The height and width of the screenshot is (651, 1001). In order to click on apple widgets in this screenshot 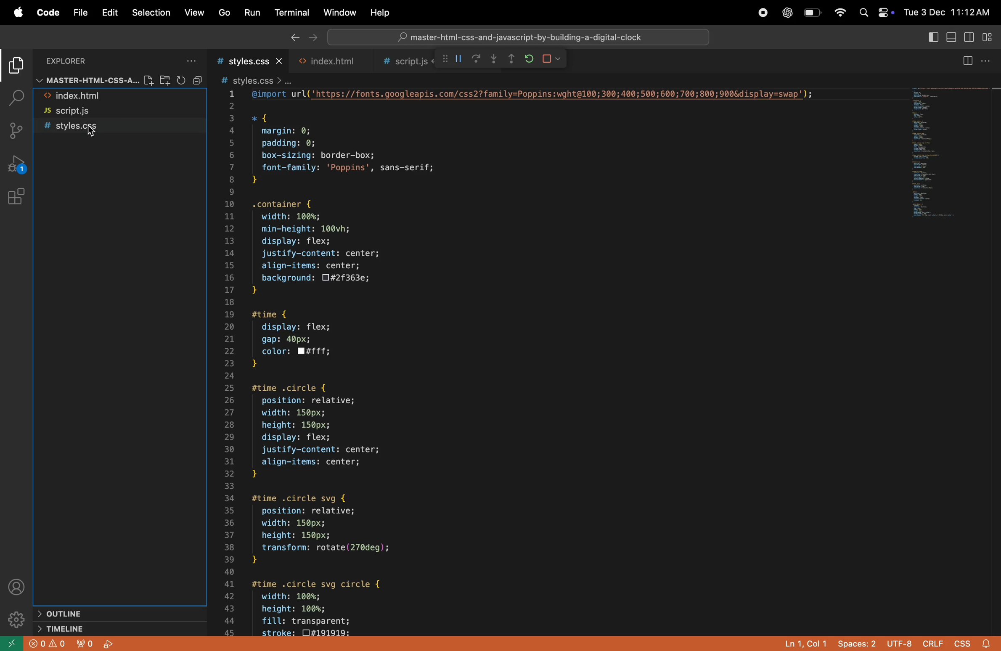, I will do `click(873, 11)`.